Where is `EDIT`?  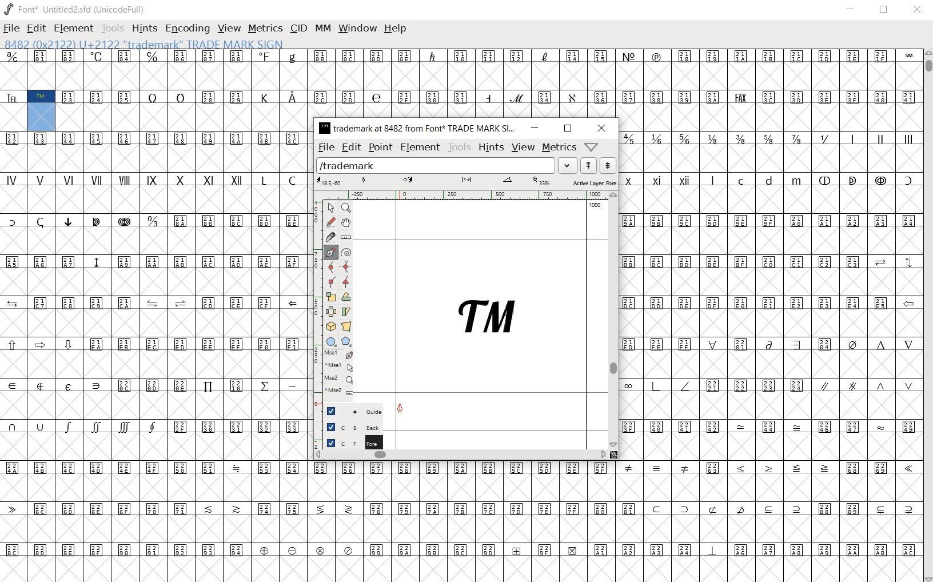
EDIT is located at coordinates (36, 28).